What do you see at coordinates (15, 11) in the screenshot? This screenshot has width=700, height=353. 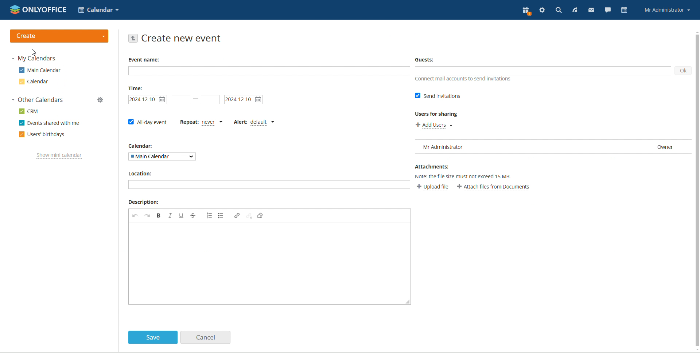 I see `onlyoffice logo` at bounding box center [15, 11].